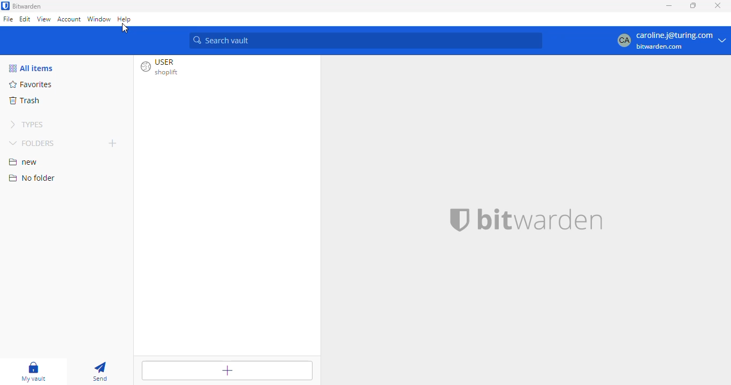 This screenshot has height=385, width=731. What do you see at coordinates (366, 41) in the screenshot?
I see `search vault` at bounding box center [366, 41].